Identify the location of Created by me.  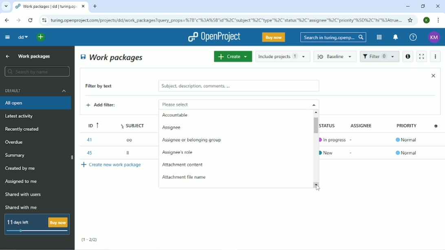
(22, 169).